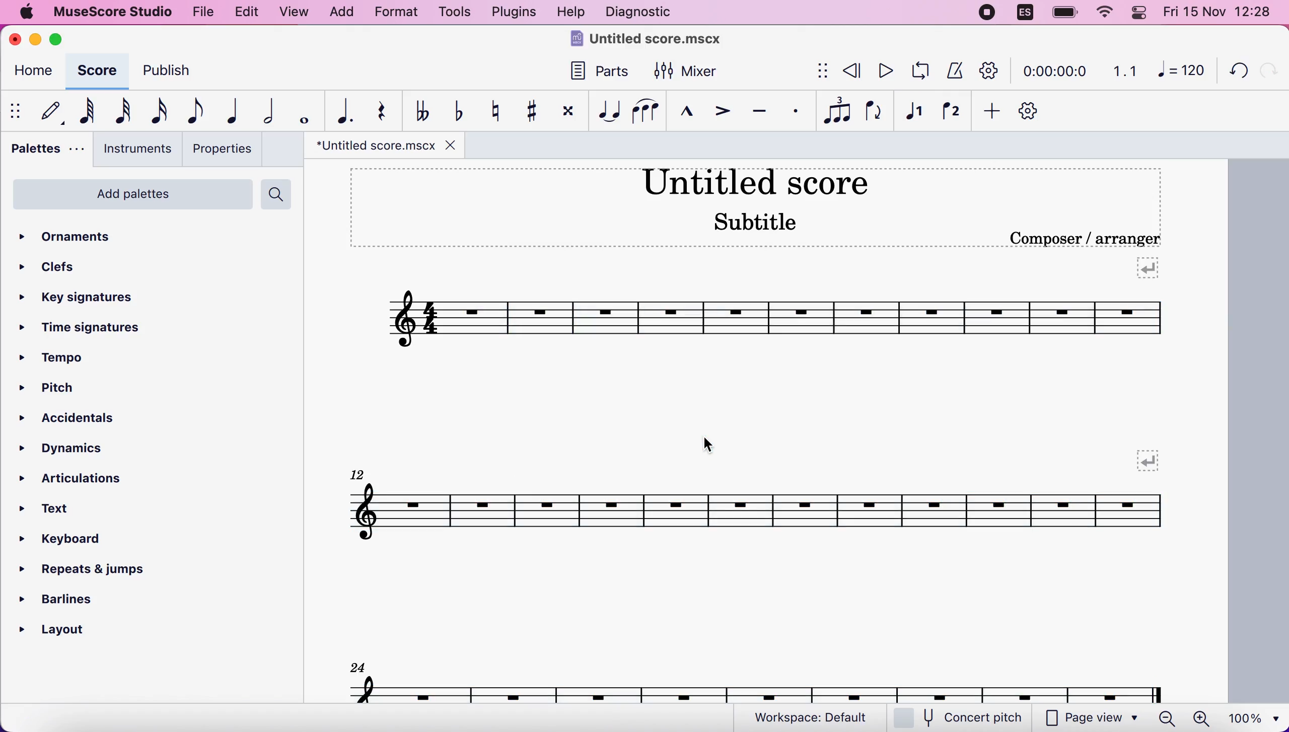 The width and height of the screenshot is (1289, 732). Describe the element at coordinates (246, 12) in the screenshot. I see `edit` at that location.